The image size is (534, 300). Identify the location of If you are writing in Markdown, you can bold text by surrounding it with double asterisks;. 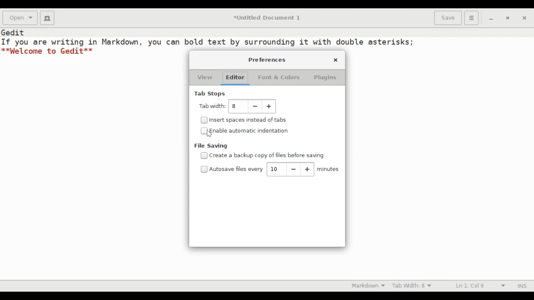
(208, 41).